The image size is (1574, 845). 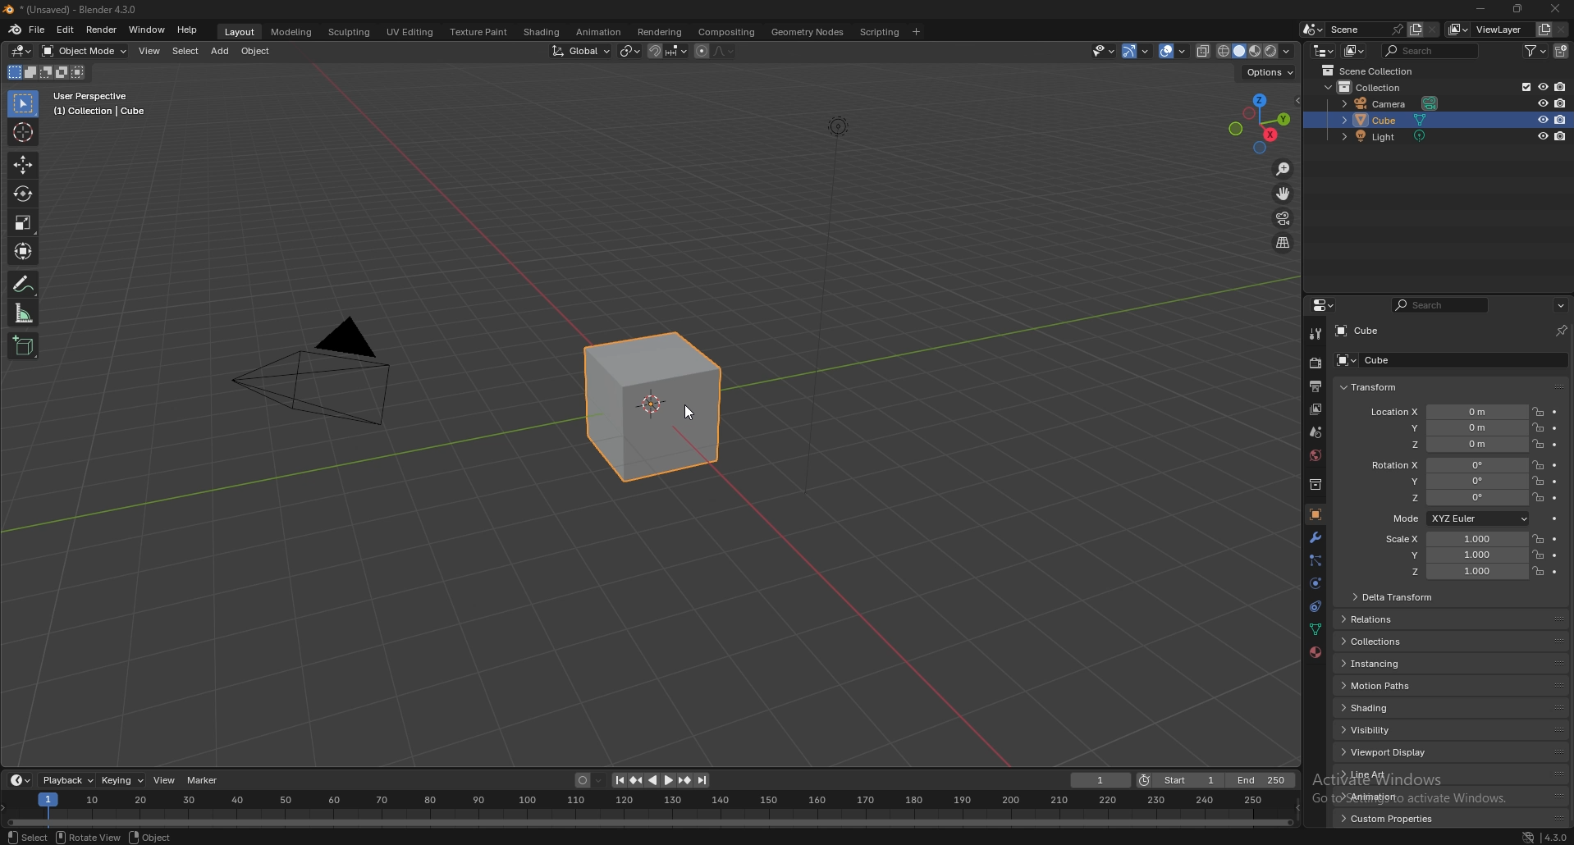 I want to click on auto keying, so click(x=588, y=780).